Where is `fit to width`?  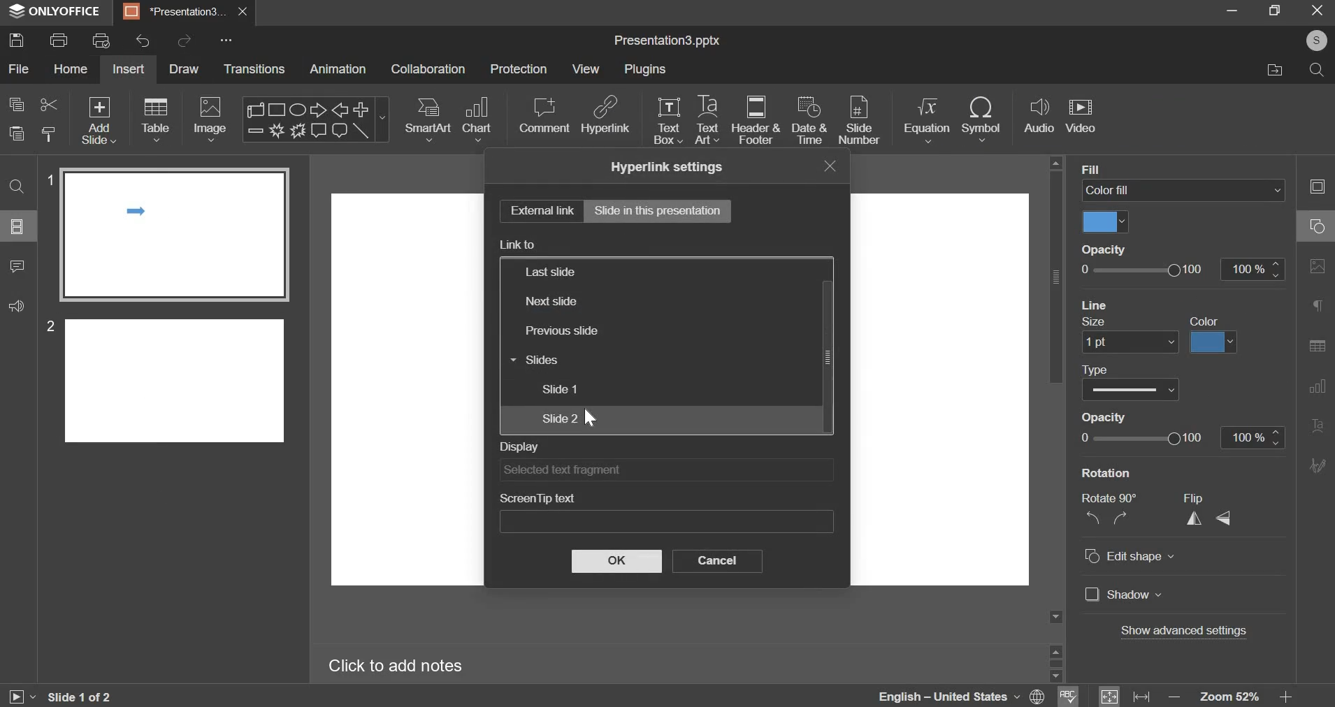 fit to width is located at coordinates (1141, 697).